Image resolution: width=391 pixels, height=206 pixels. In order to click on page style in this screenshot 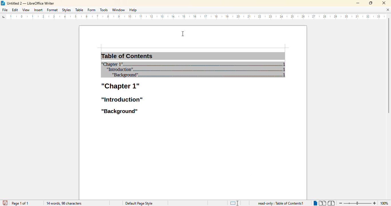, I will do `click(139, 203)`.